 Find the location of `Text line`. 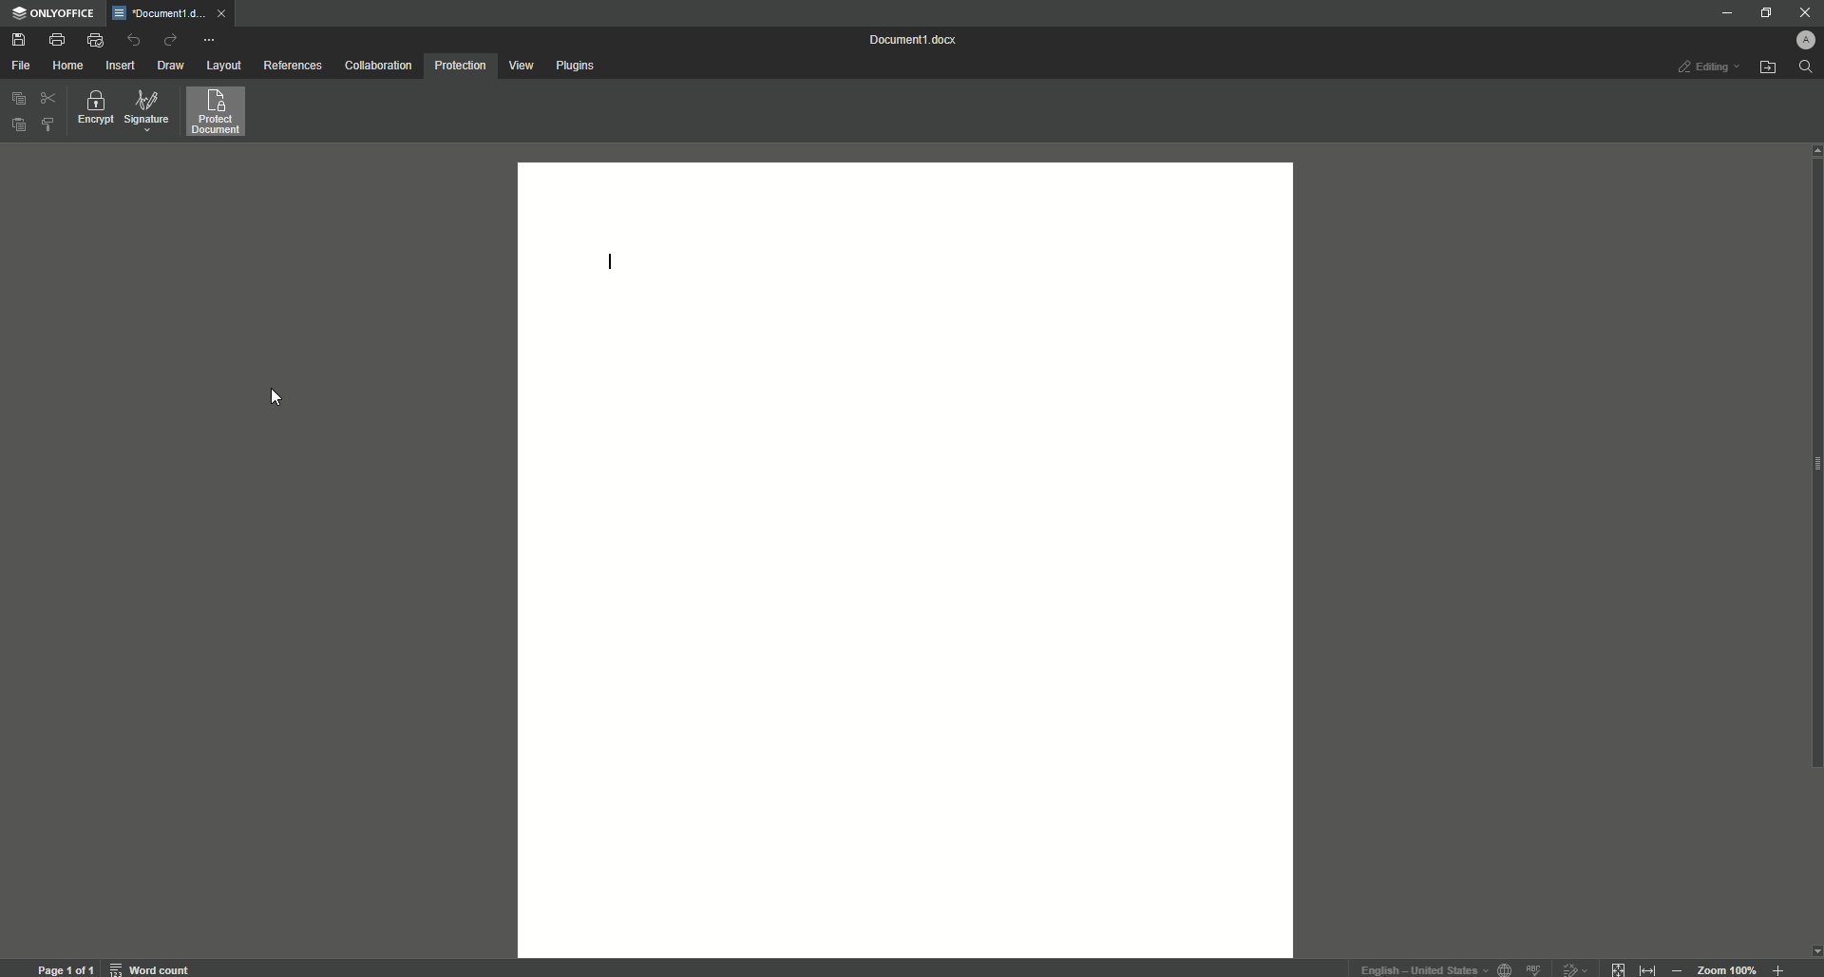

Text line is located at coordinates (618, 261).